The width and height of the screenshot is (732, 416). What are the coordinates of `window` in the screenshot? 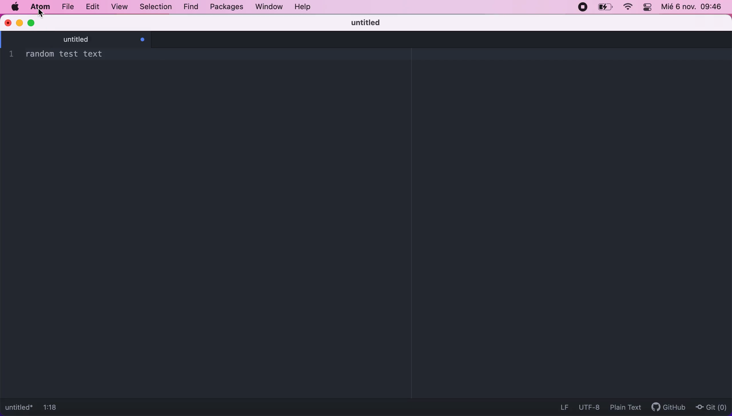 It's located at (268, 7).